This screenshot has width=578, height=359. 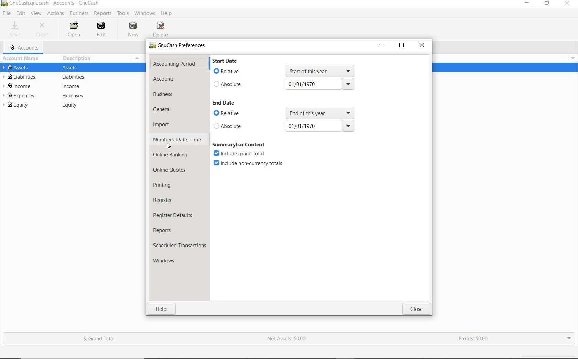 What do you see at coordinates (44, 30) in the screenshot?
I see `CLOSE` at bounding box center [44, 30].